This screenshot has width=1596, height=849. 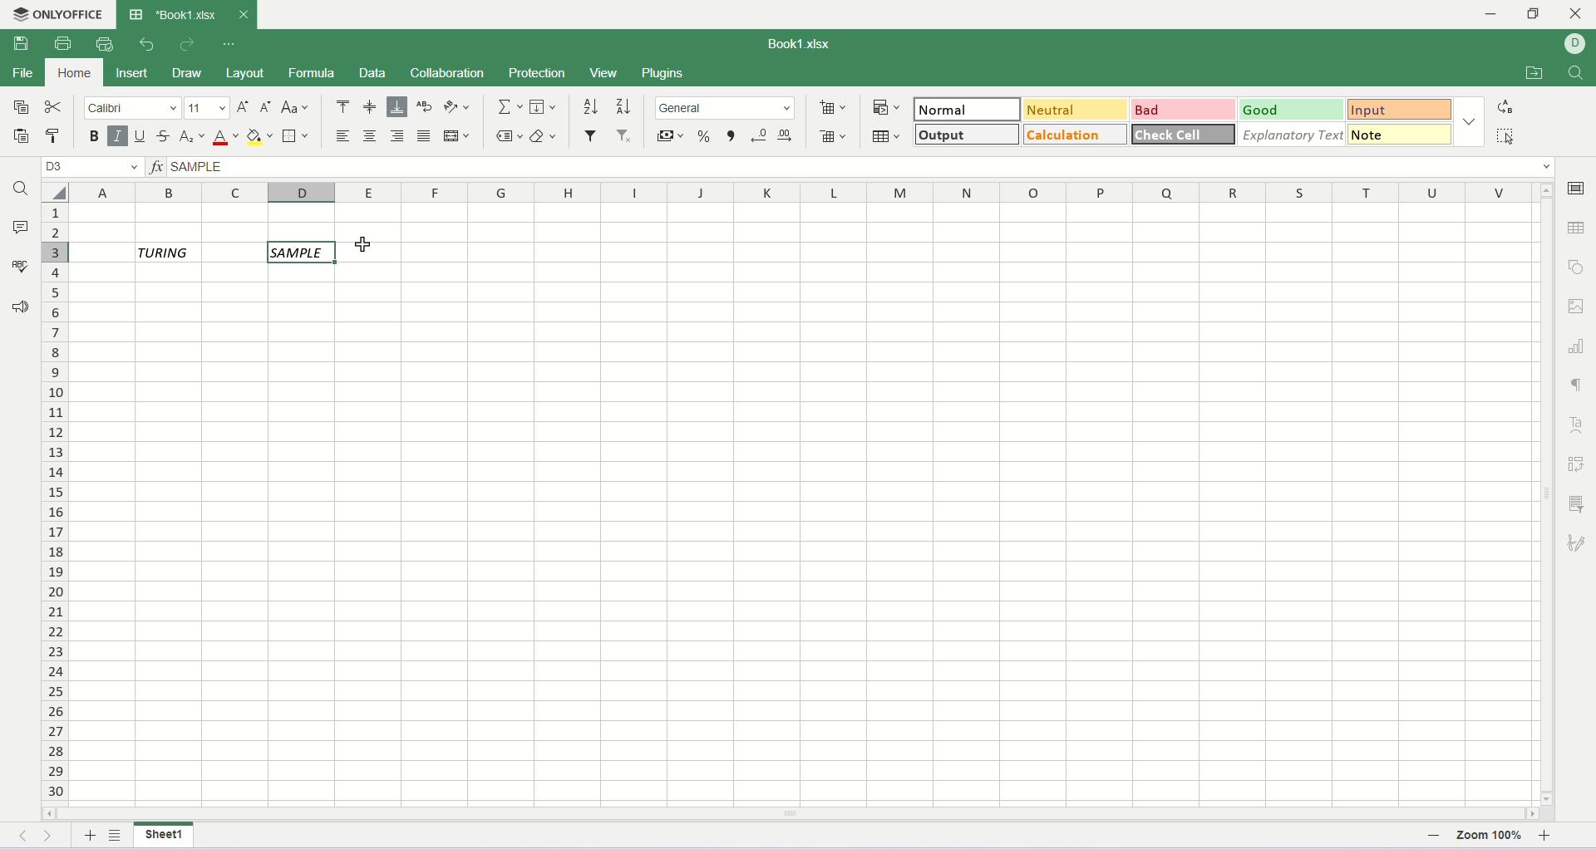 I want to click on document name , so click(x=796, y=46).